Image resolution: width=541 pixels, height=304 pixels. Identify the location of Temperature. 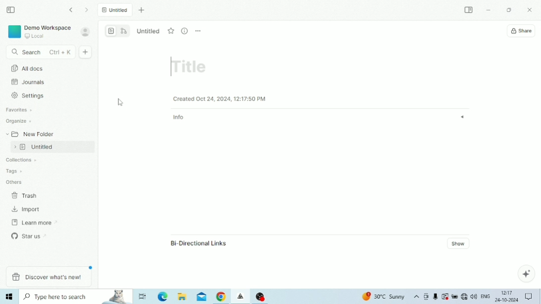
(384, 297).